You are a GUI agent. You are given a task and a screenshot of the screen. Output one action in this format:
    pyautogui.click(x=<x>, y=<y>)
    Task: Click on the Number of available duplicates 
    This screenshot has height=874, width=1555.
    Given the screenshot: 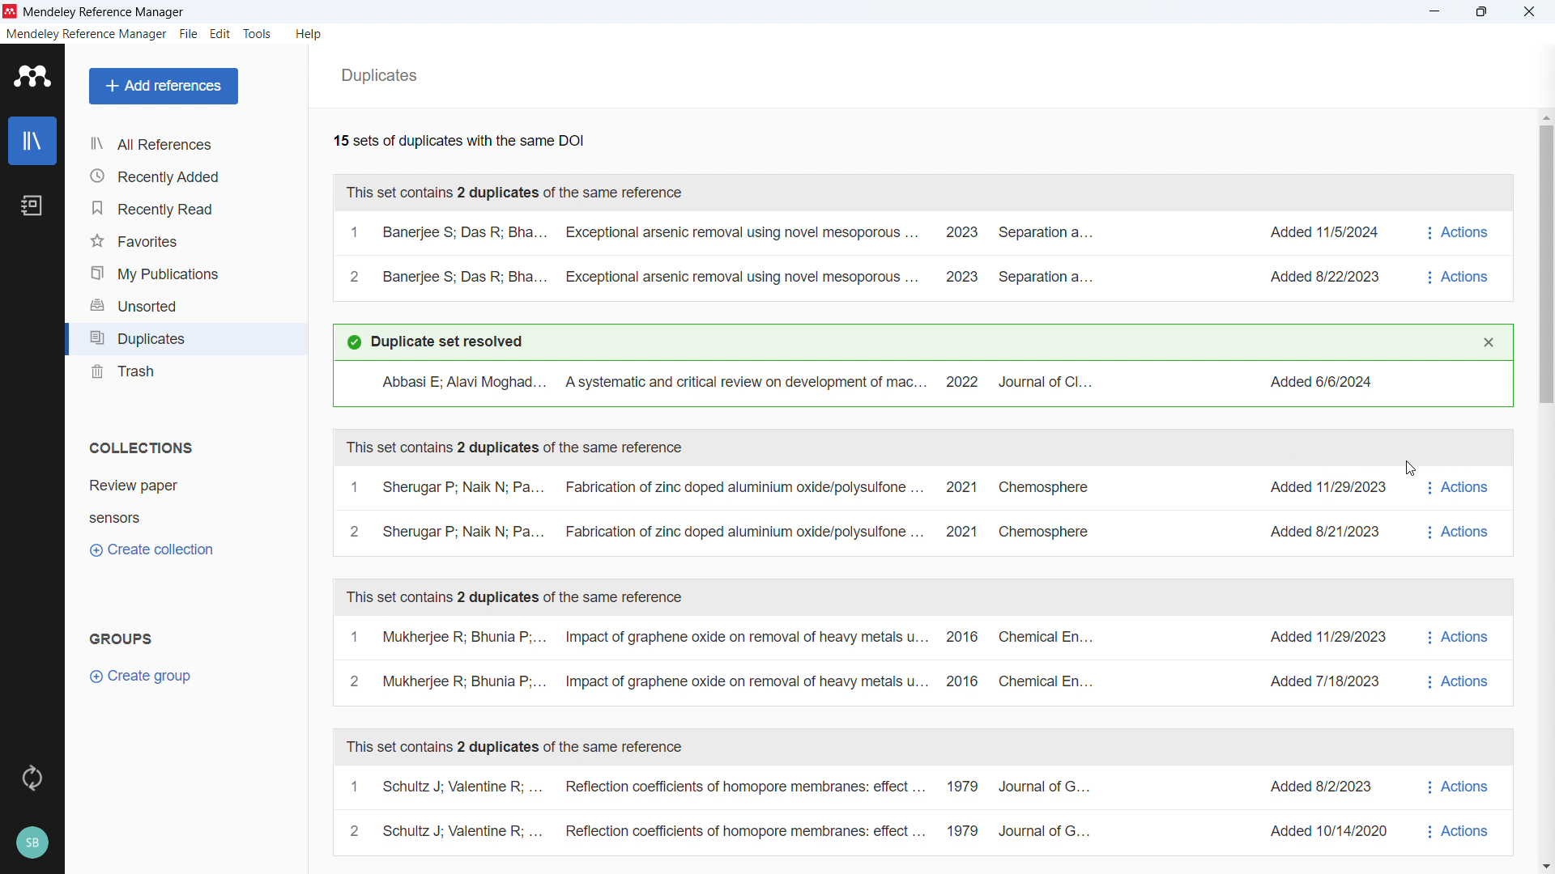 What is the action you would take?
    pyautogui.click(x=459, y=142)
    